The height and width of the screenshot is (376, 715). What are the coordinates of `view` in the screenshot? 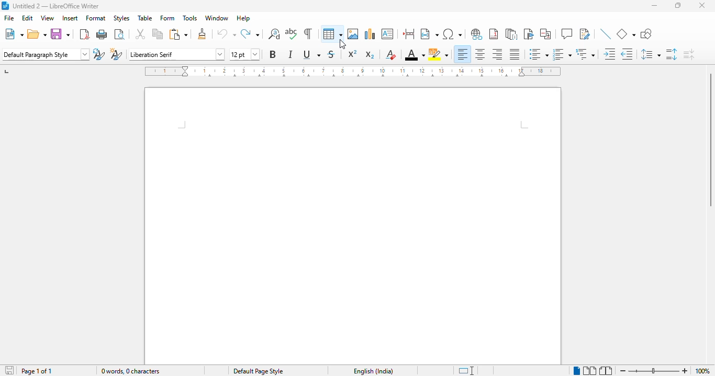 It's located at (47, 18).